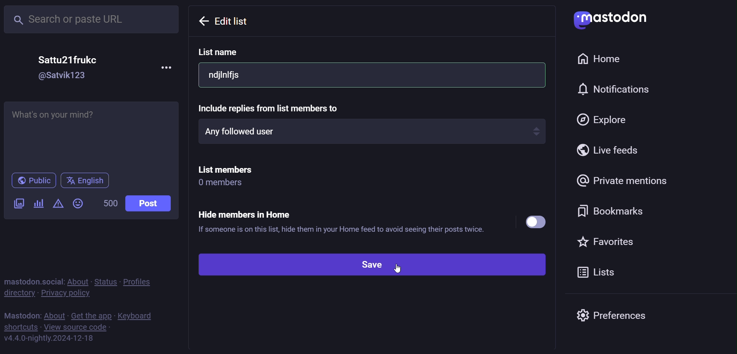 The image size is (737, 354). What do you see at coordinates (597, 272) in the screenshot?
I see `list` at bounding box center [597, 272].